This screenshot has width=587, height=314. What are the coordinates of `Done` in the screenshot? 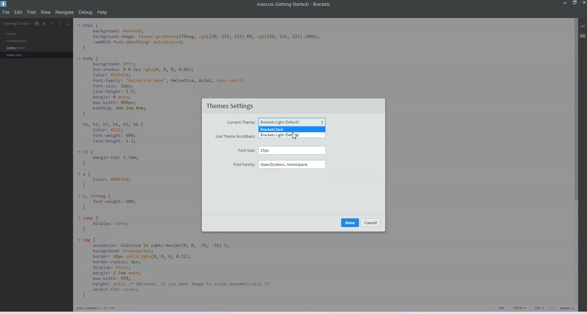 It's located at (350, 222).